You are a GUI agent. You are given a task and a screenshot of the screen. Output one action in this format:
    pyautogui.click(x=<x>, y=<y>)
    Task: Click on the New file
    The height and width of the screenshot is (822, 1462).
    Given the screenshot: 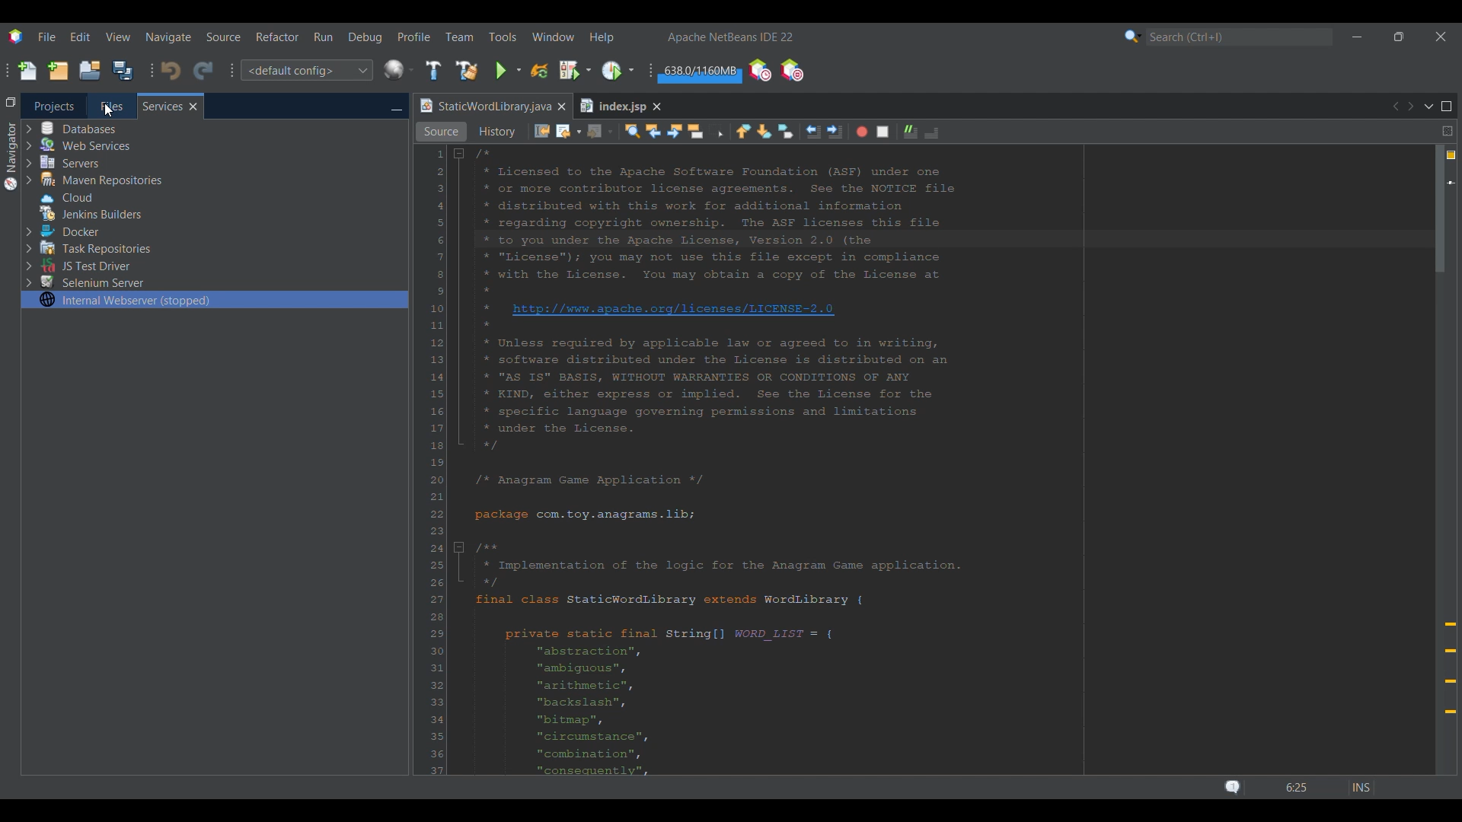 What is the action you would take?
    pyautogui.click(x=27, y=71)
    